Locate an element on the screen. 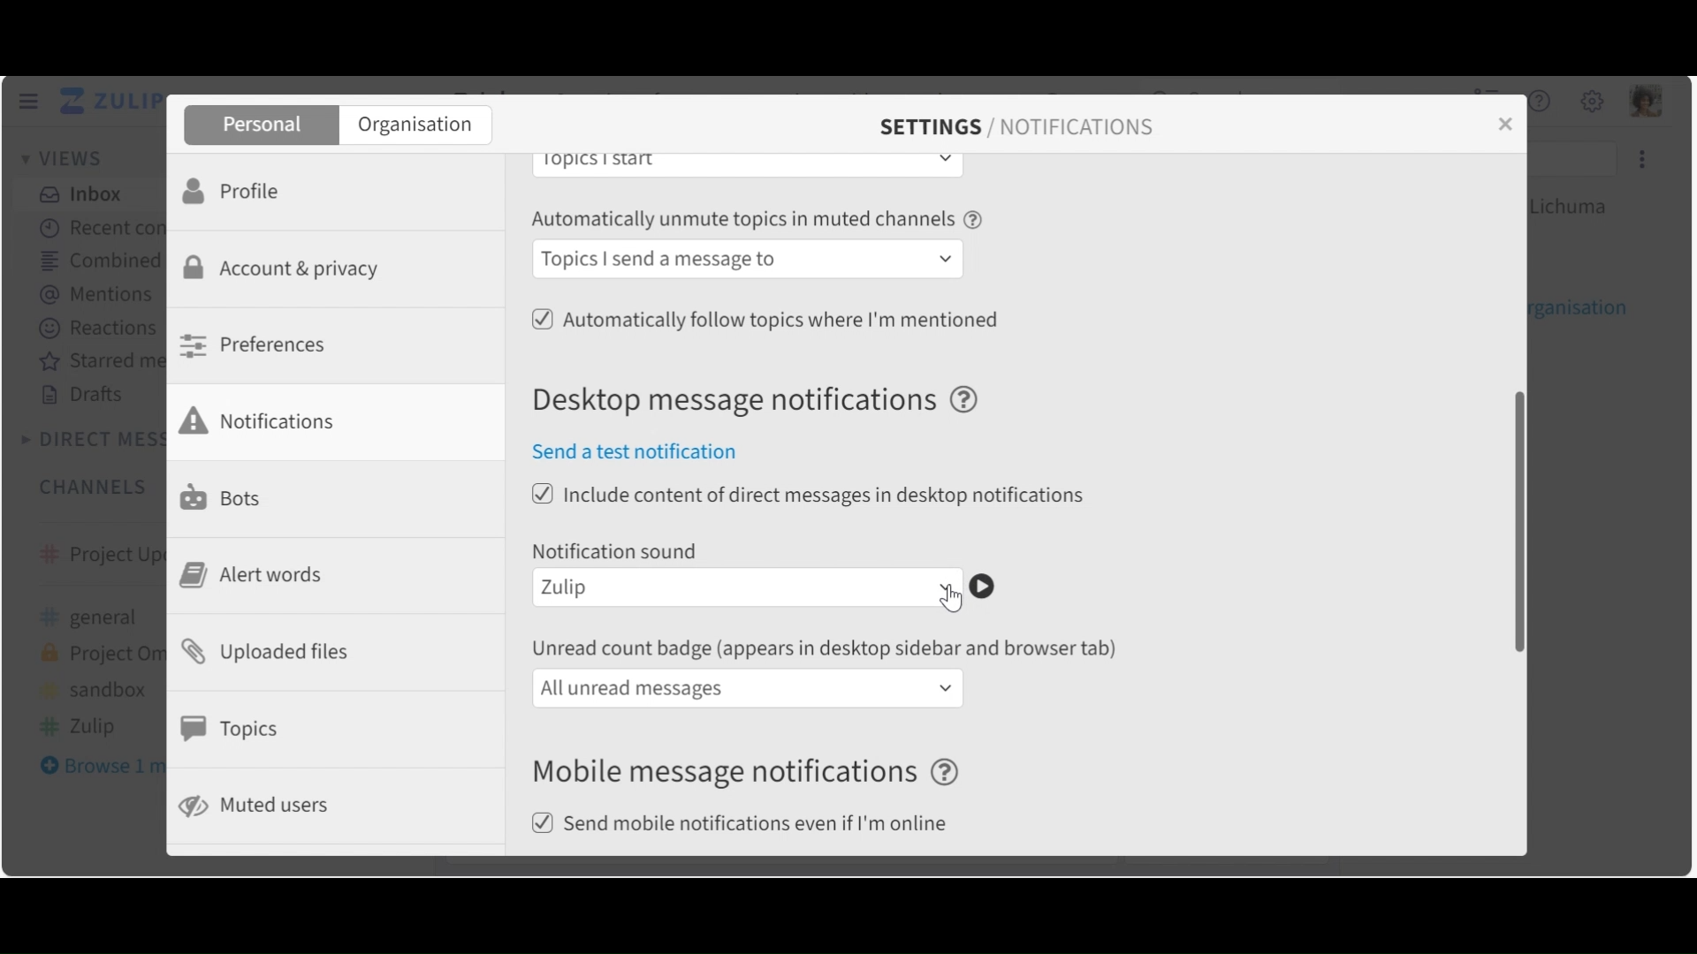  Automatically unmute topics in muted channels  is located at coordinates (759, 222).